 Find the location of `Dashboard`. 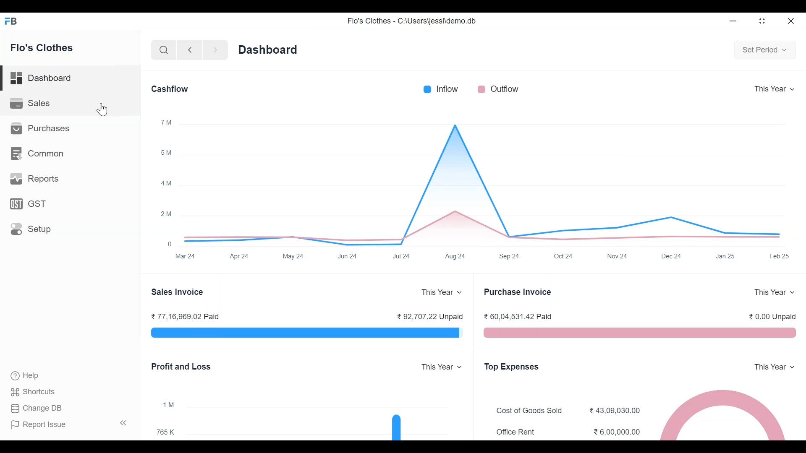

Dashboard is located at coordinates (70, 78).